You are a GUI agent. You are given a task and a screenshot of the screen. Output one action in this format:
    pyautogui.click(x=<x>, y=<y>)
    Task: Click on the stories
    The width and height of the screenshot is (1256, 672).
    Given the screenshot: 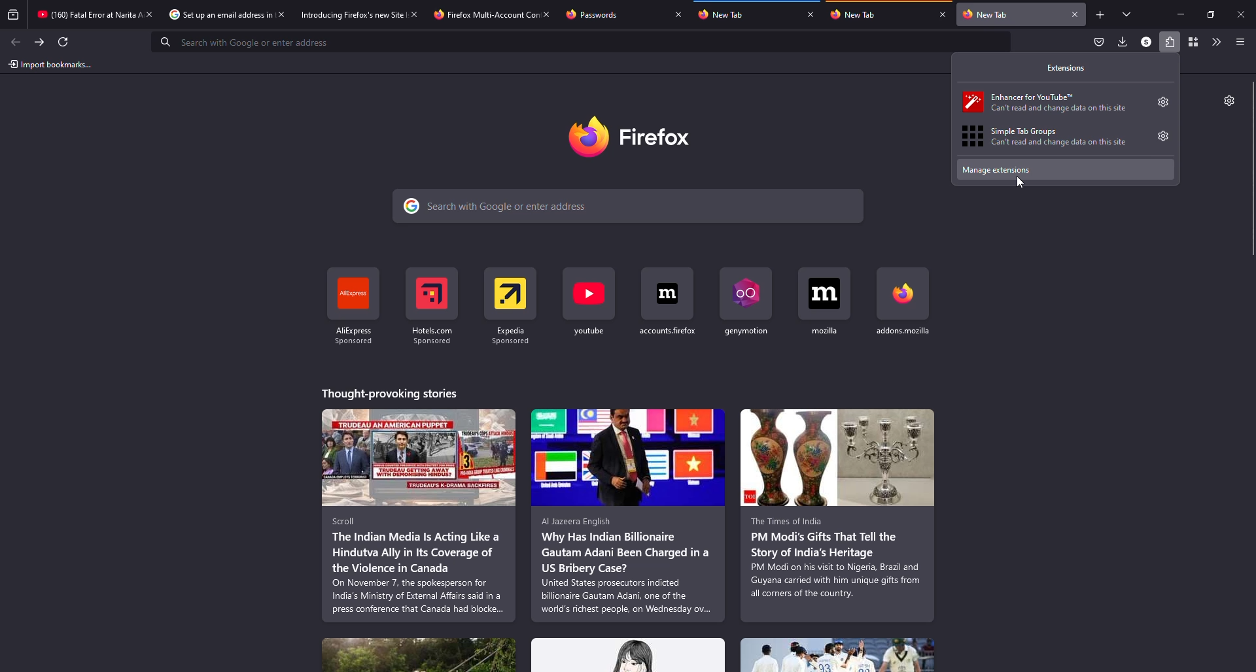 What is the action you would take?
    pyautogui.click(x=837, y=655)
    